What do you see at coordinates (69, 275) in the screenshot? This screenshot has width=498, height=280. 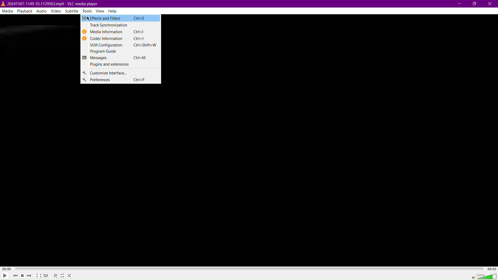 I see `Random` at bounding box center [69, 275].